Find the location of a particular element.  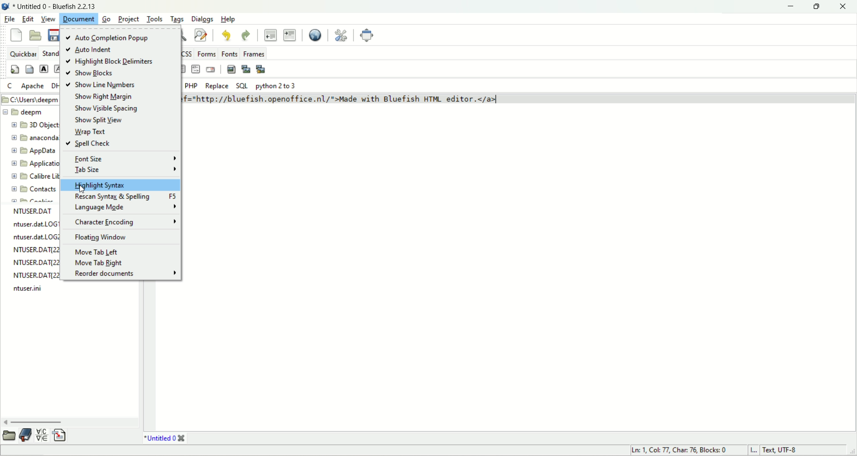

help is located at coordinates (229, 19).